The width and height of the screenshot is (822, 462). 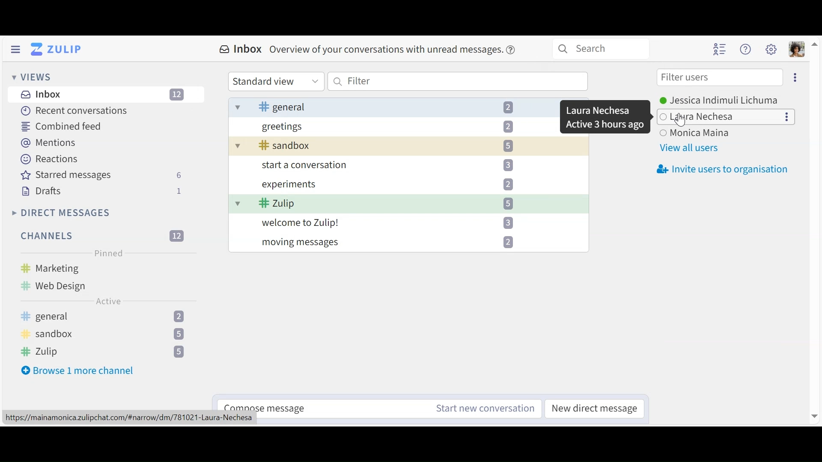 I want to click on Recent Messages, so click(x=72, y=112).